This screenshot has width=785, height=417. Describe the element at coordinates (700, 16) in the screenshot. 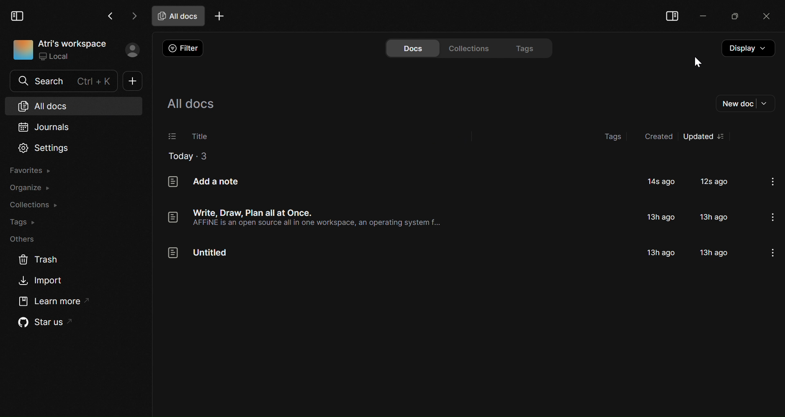

I see `Minimize` at that location.